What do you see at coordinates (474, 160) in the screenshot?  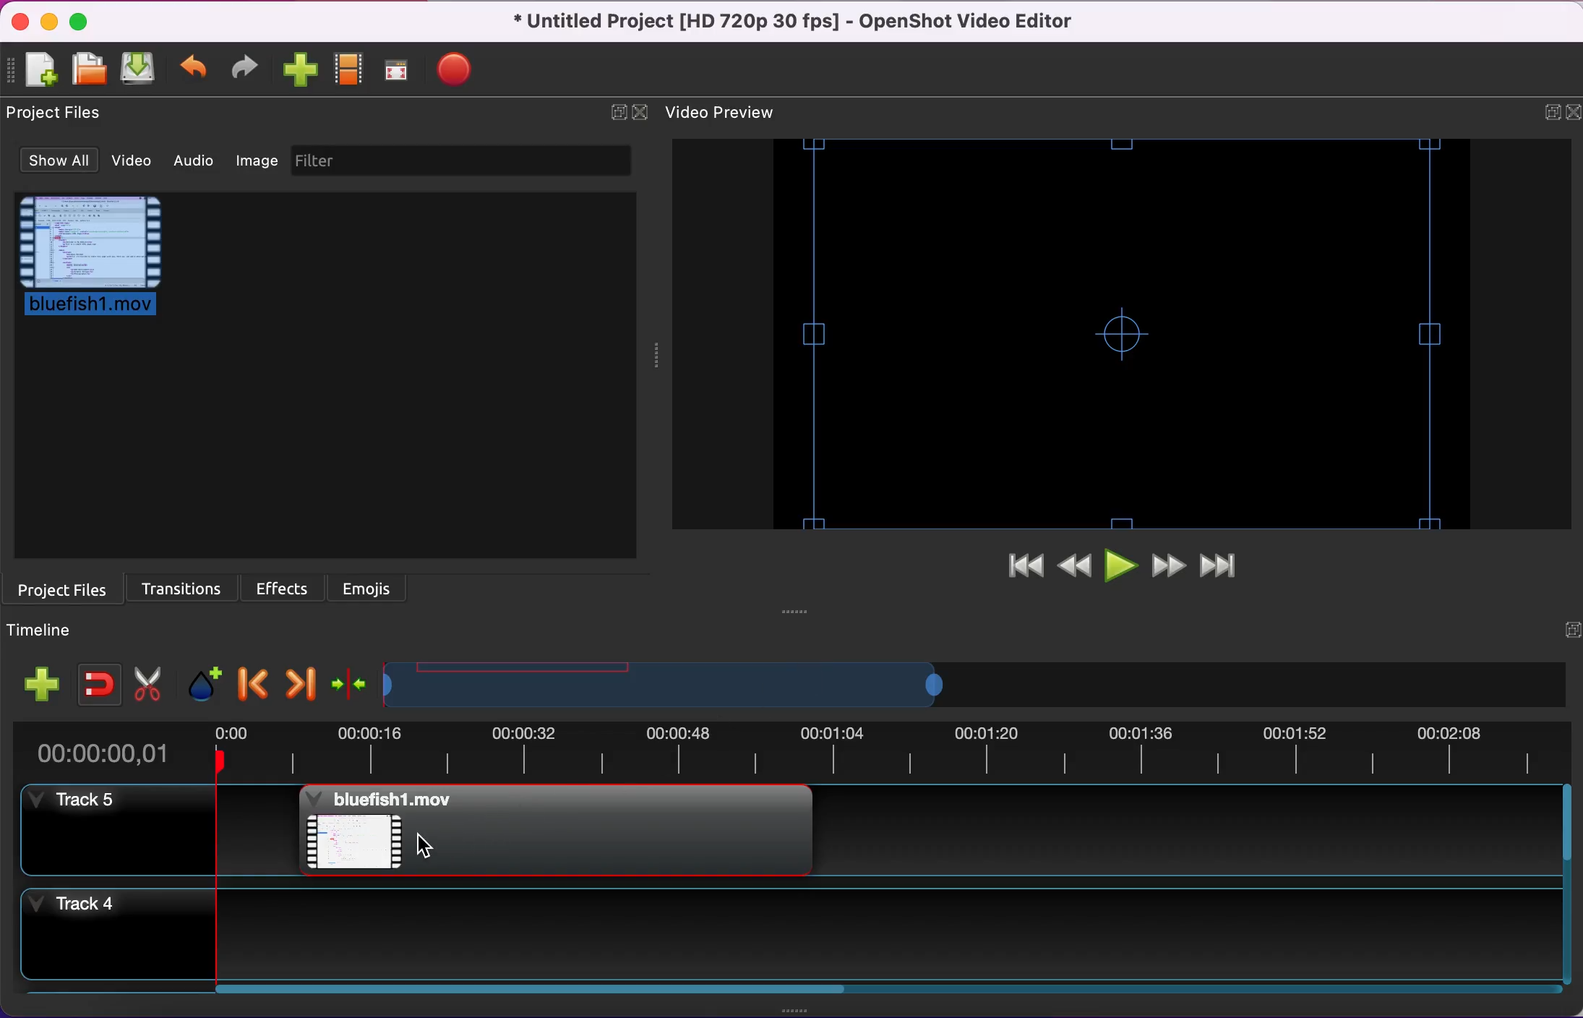 I see `filter` at bounding box center [474, 160].